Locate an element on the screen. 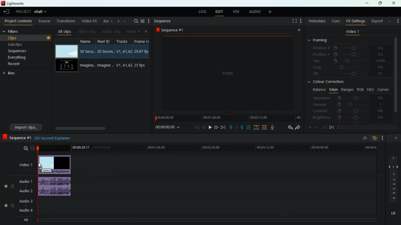 This screenshot has width=401, height=225. forward is located at coordinates (298, 128).